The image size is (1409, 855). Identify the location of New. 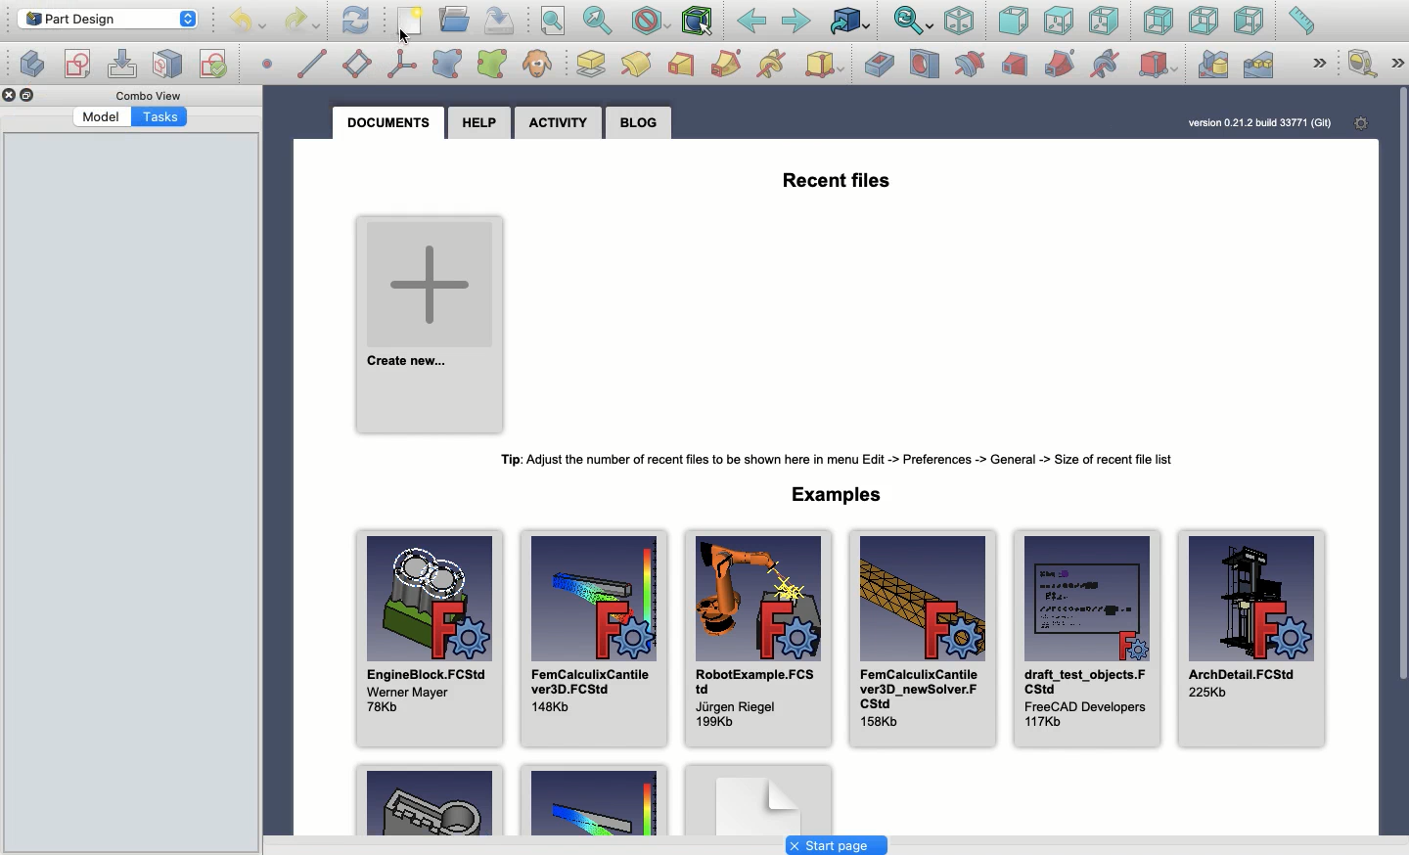
(414, 22).